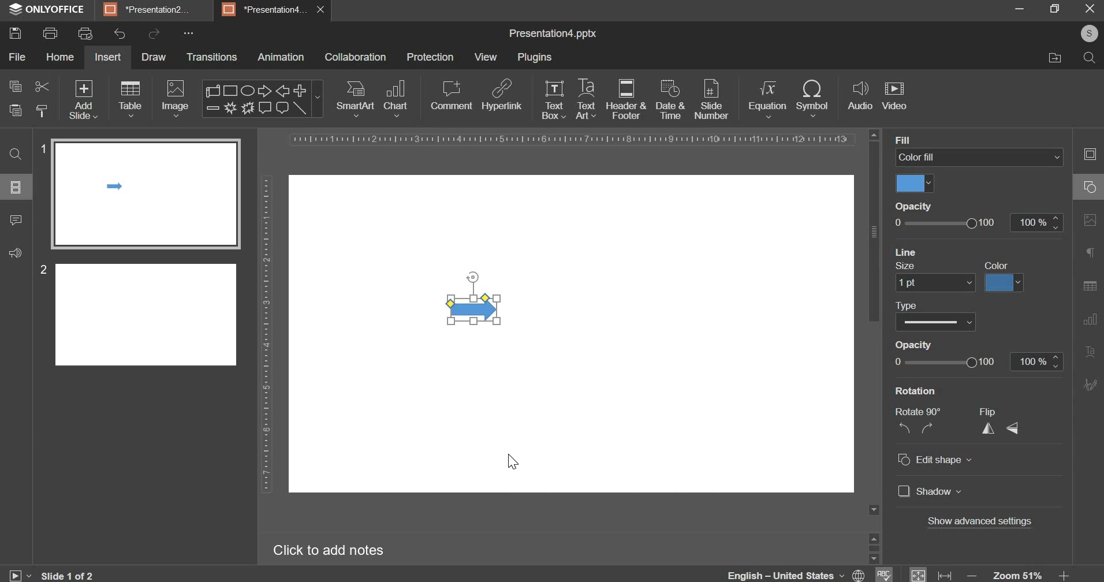 The image size is (1104, 582). Describe the element at coordinates (16, 149) in the screenshot. I see `search` at that location.